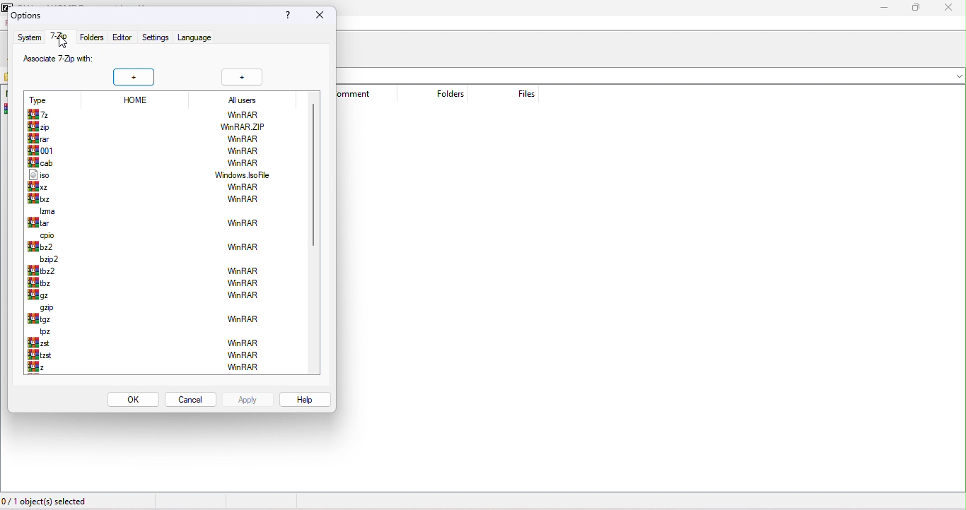 This screenshot has width=966, height=510. I want to click on winRAR, so click(247, 114).